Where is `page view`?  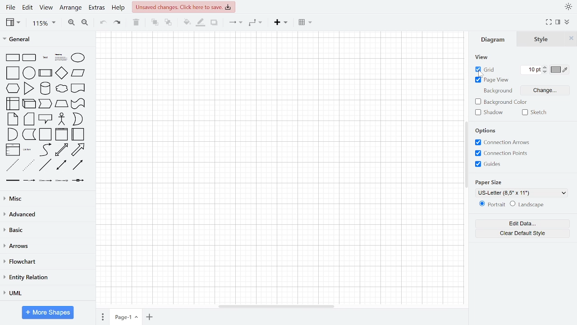
page view is located at coordinates (493, 80).